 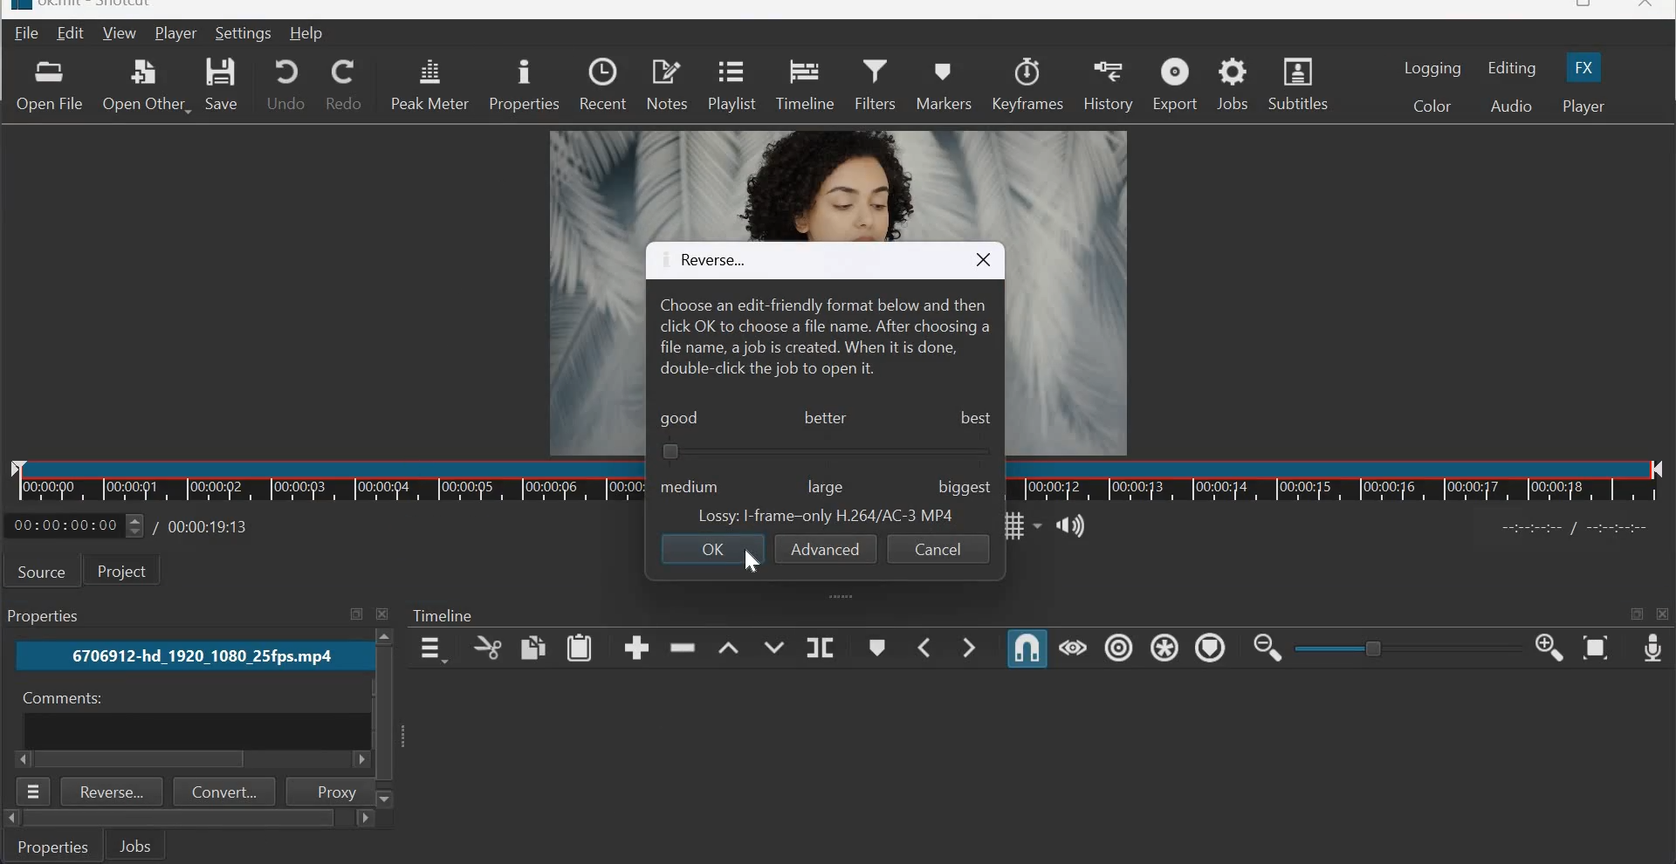 I want to click on large, so click(x=825, y=488).